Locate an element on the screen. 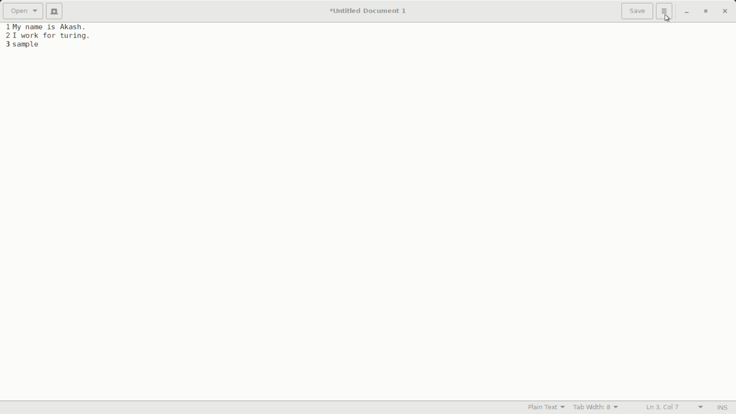 The width and height of the screenshot is (736, 414). 3 sample is located at coordinates (22, 45).